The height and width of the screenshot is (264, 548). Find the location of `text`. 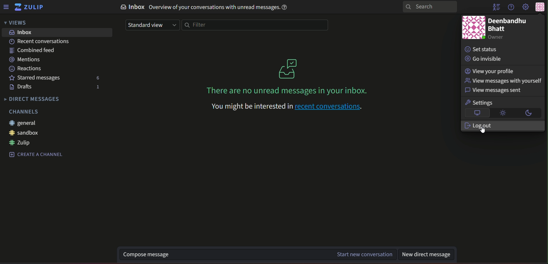

text is located at coordinates (479, 101).